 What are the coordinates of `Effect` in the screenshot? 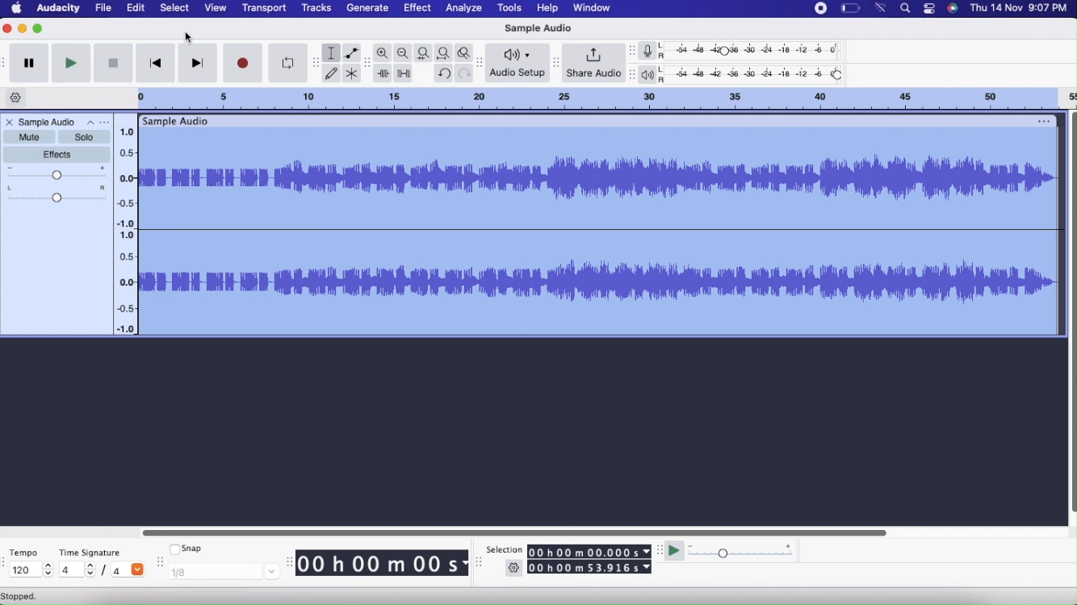 It's located at (417, 9).